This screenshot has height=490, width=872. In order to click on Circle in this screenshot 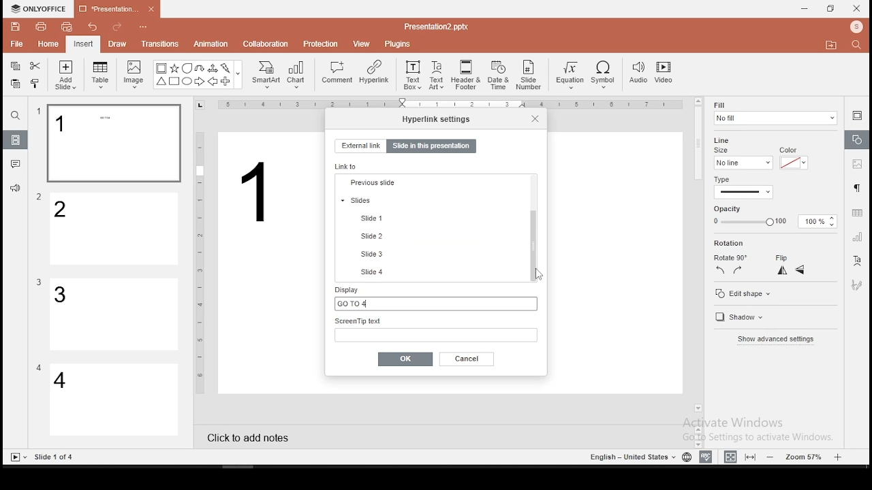, I will do `click(188, 81)`.